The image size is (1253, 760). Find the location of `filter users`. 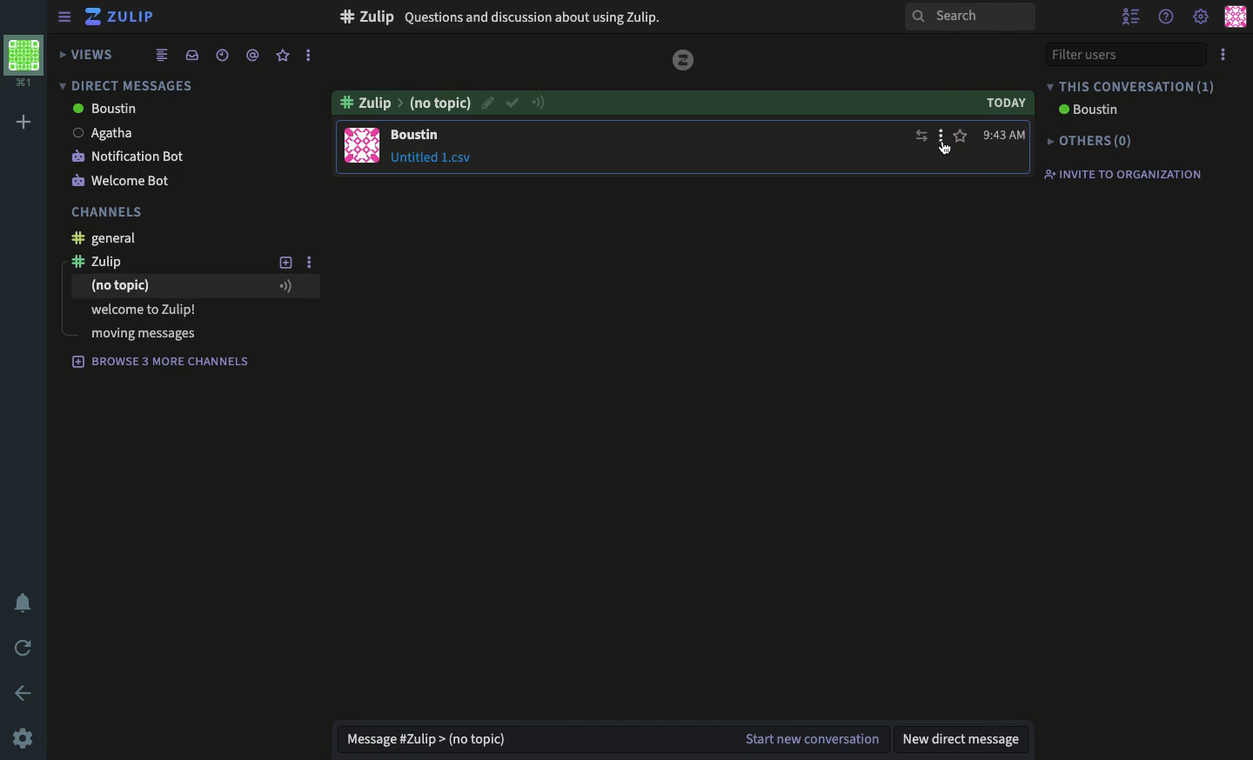

filter users is located at coordinates (1123, 56).